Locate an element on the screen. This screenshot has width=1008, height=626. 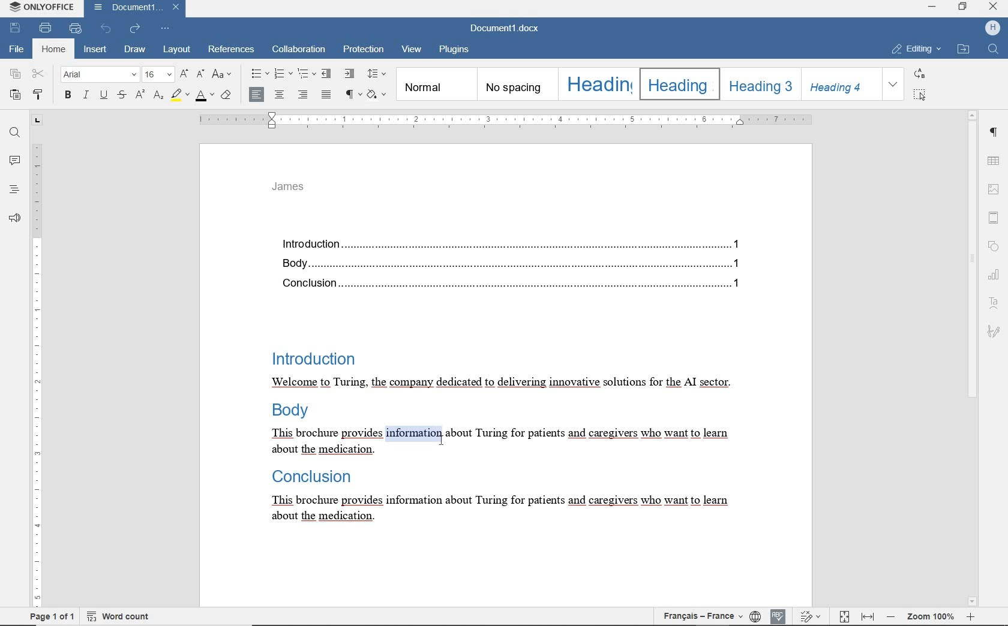
PRINT is located at coordinates (46, 28).